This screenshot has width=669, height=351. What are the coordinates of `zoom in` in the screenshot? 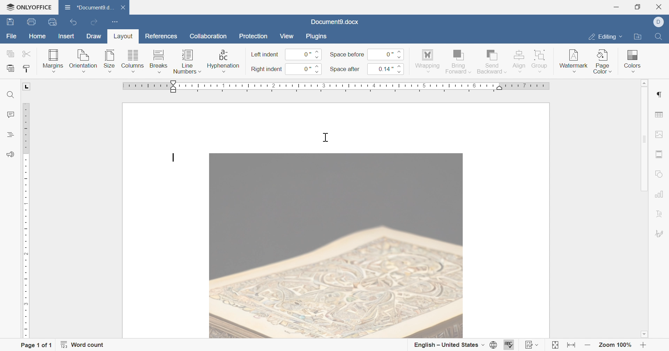 It's located at (643, 346).